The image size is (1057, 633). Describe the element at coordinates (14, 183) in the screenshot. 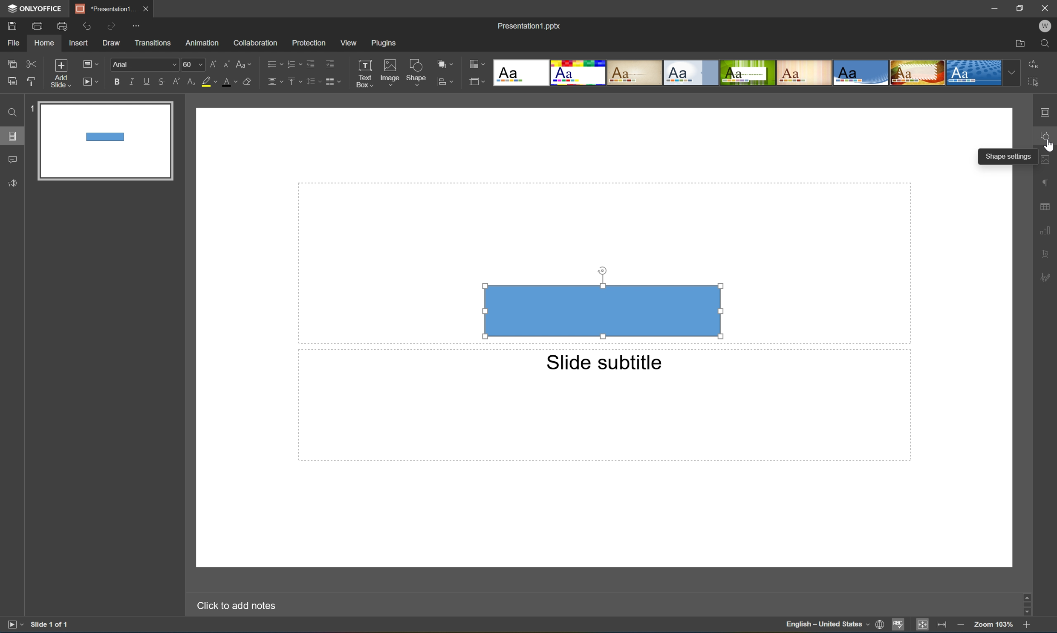

I see `Feedback & support` at that location.